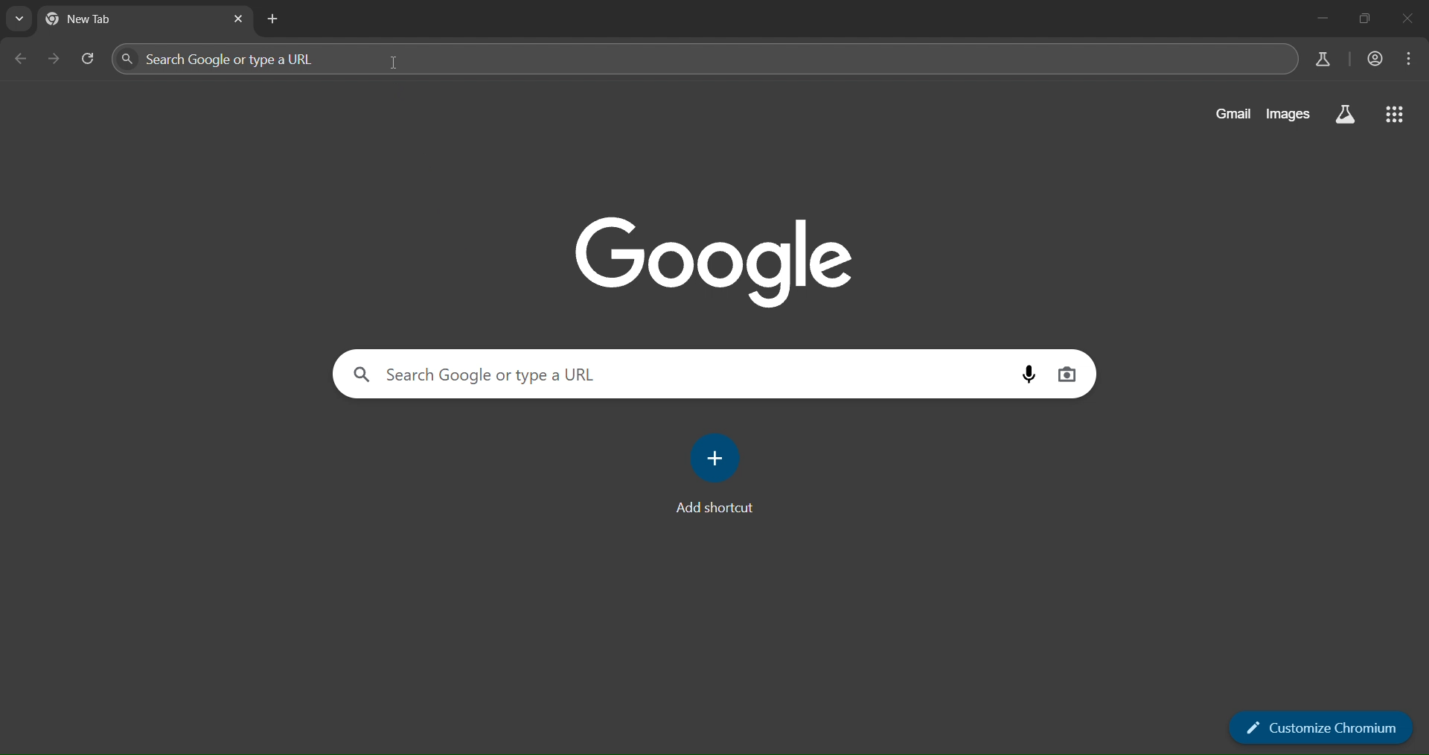  What do you see at coordinates (714, 259) in the screenshot?
I see `image` at bounding box center [714, 259].